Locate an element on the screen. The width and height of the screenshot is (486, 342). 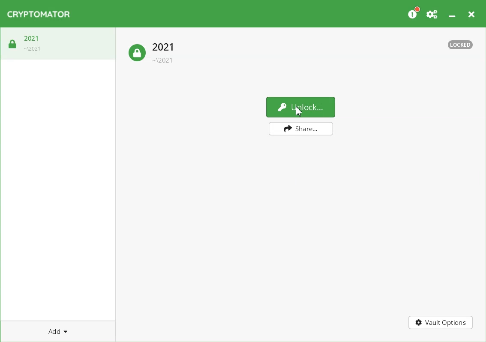
cursor is located at coordinates (299, 111).